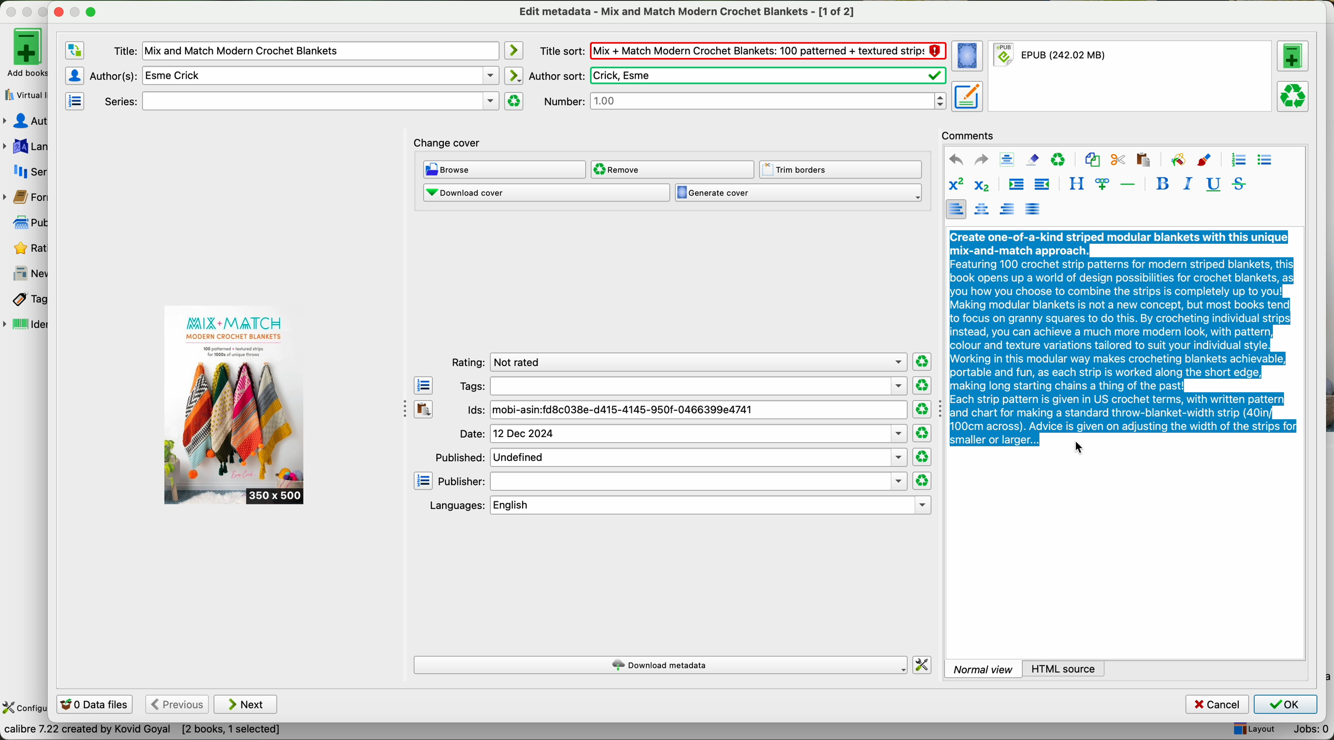 The height and width of the screenshot is (740, 1334). Describe the element at coordinates (299, 101) in the screenshot. I see `series` at that location.